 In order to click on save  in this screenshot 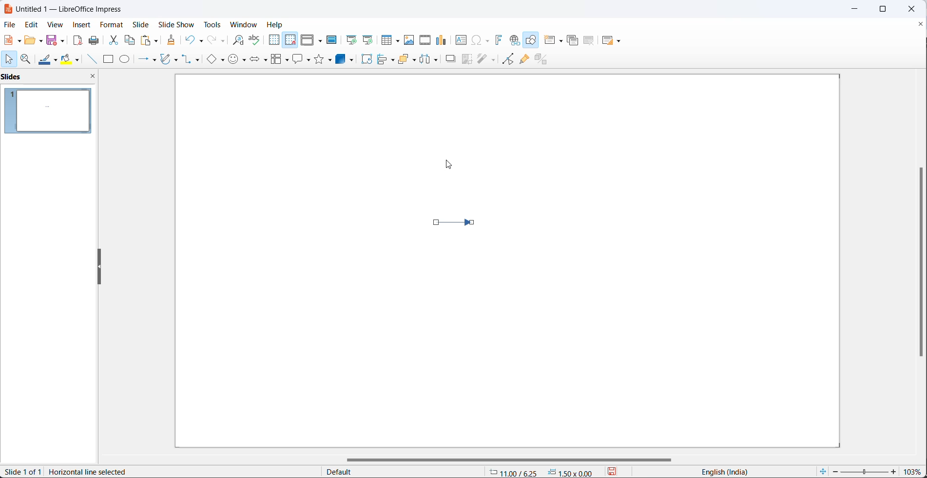, I will do `click(54, 40)`.